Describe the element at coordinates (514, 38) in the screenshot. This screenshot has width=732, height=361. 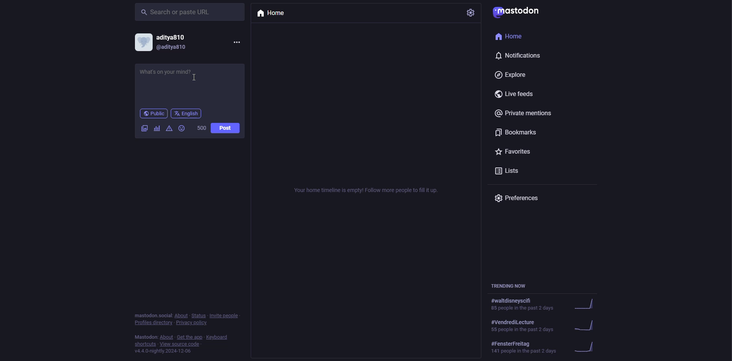
I see `home` at that location.